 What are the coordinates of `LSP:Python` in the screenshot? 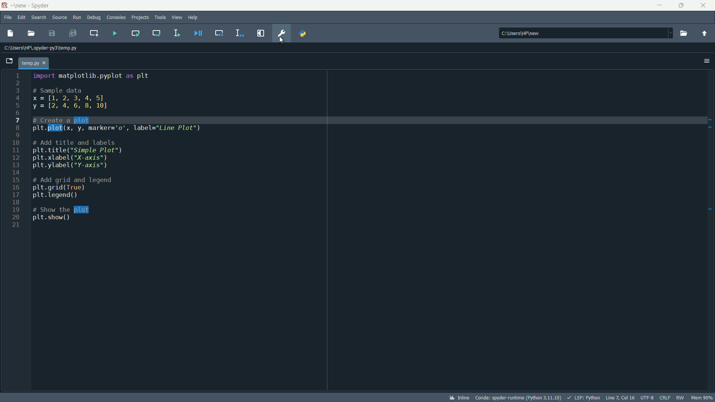 It's located at (584, 397).